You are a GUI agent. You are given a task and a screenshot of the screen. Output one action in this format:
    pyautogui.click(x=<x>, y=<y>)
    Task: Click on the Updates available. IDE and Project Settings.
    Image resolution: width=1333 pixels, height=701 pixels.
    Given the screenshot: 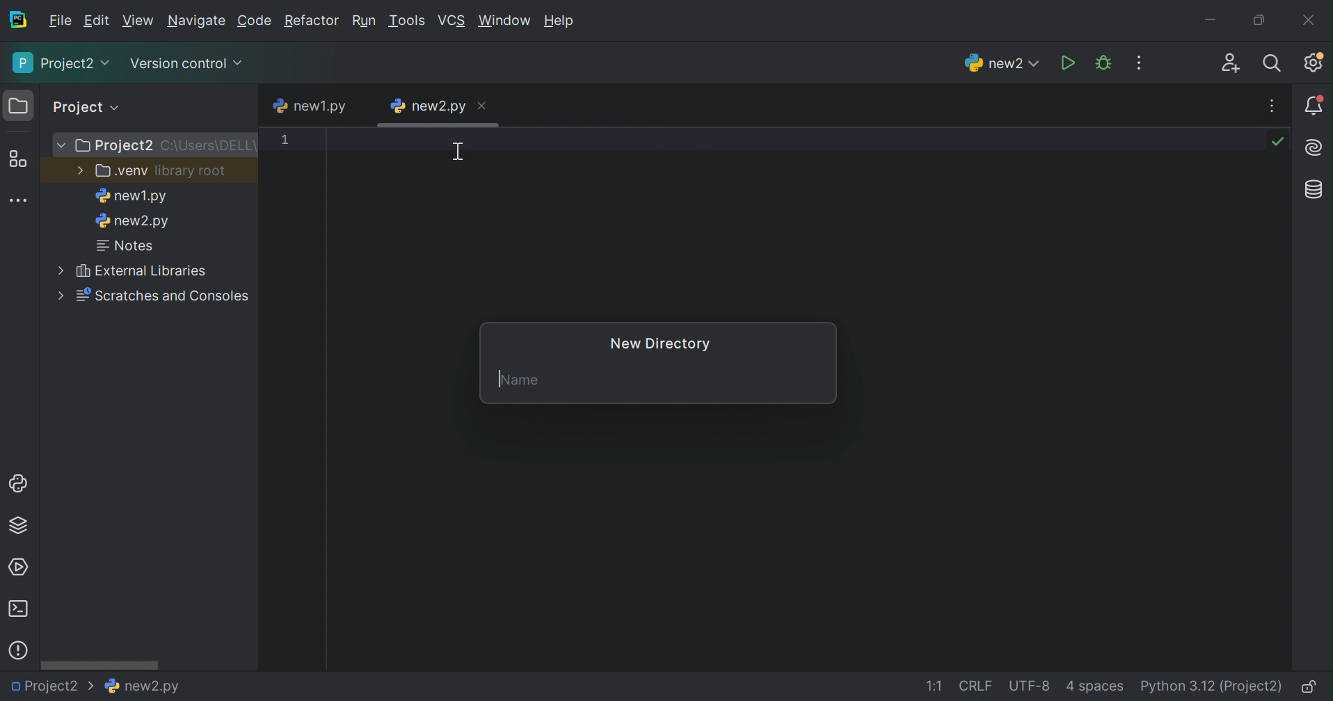 What is the action you would take?
    pyautogui.click(x=1316, y=63)
    